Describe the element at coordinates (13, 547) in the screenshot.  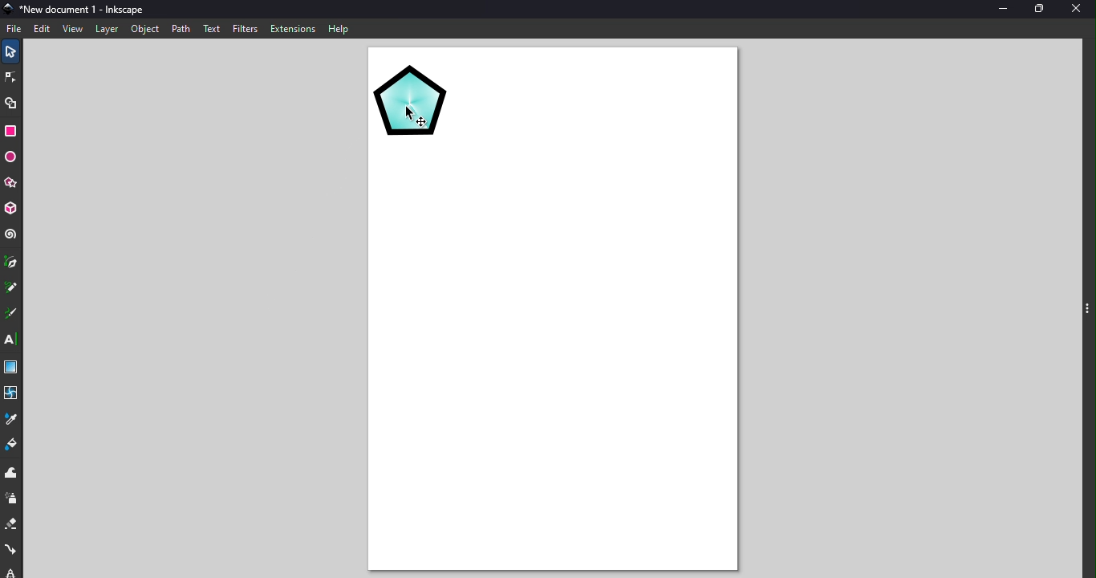
I see `Connector tool` at that location.